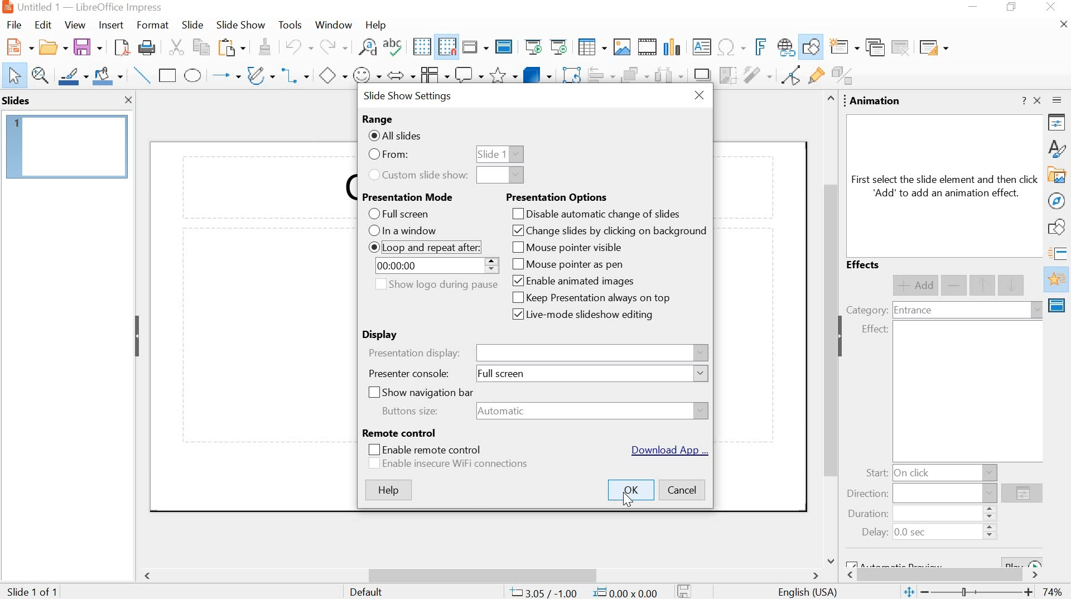 The width and height of the screenshot is (1071, 599). What do you see at coordinates (537, 75) in the screenshot?
I see `3d objects` at bounding box center [537, 75].